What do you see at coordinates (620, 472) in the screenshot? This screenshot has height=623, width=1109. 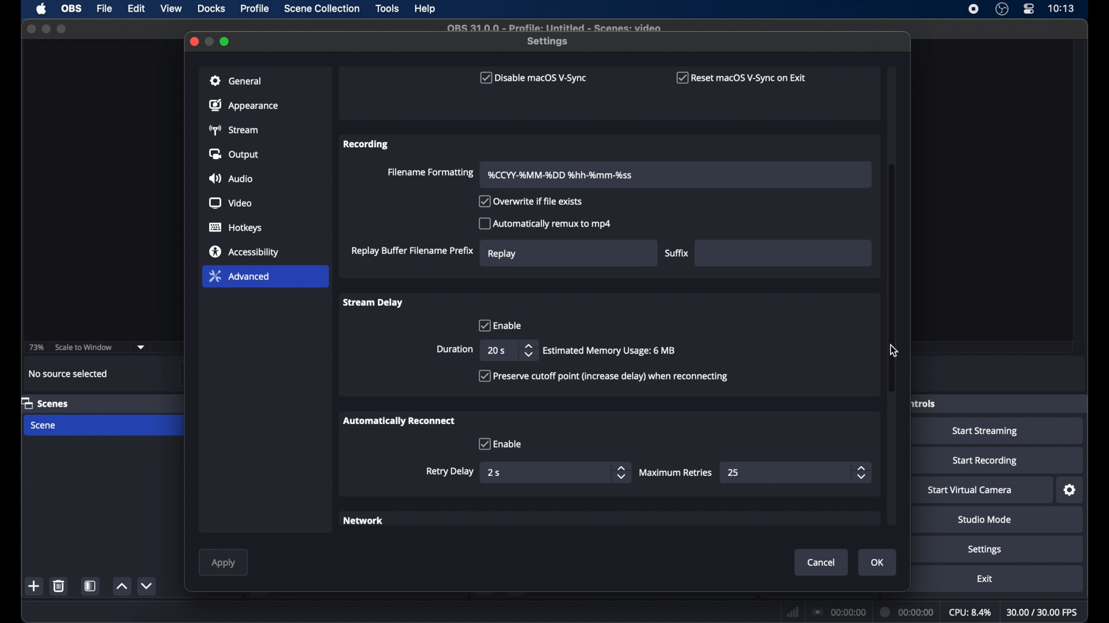 I see `stepper buttons` at bounding box center [620, 472].